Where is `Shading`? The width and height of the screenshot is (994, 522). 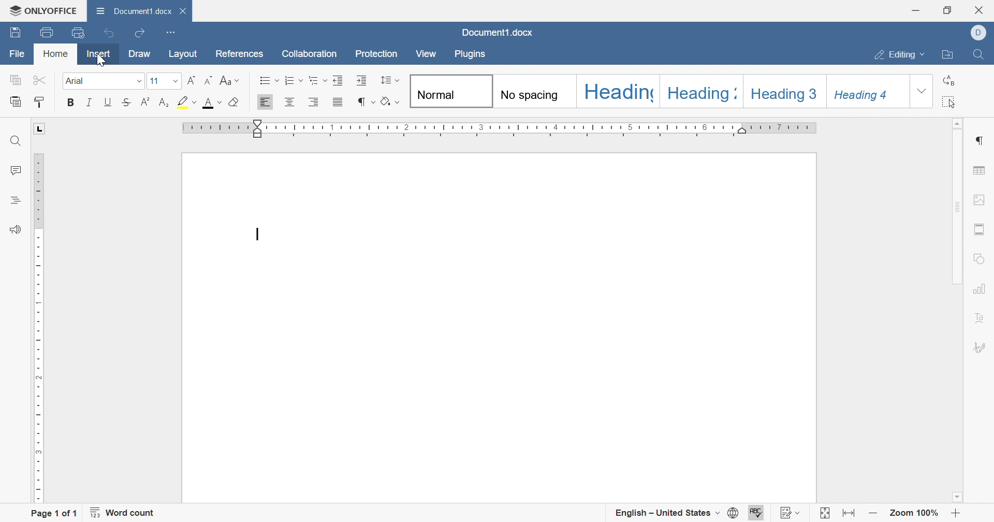 Shading is located at coordinates (390, 100).